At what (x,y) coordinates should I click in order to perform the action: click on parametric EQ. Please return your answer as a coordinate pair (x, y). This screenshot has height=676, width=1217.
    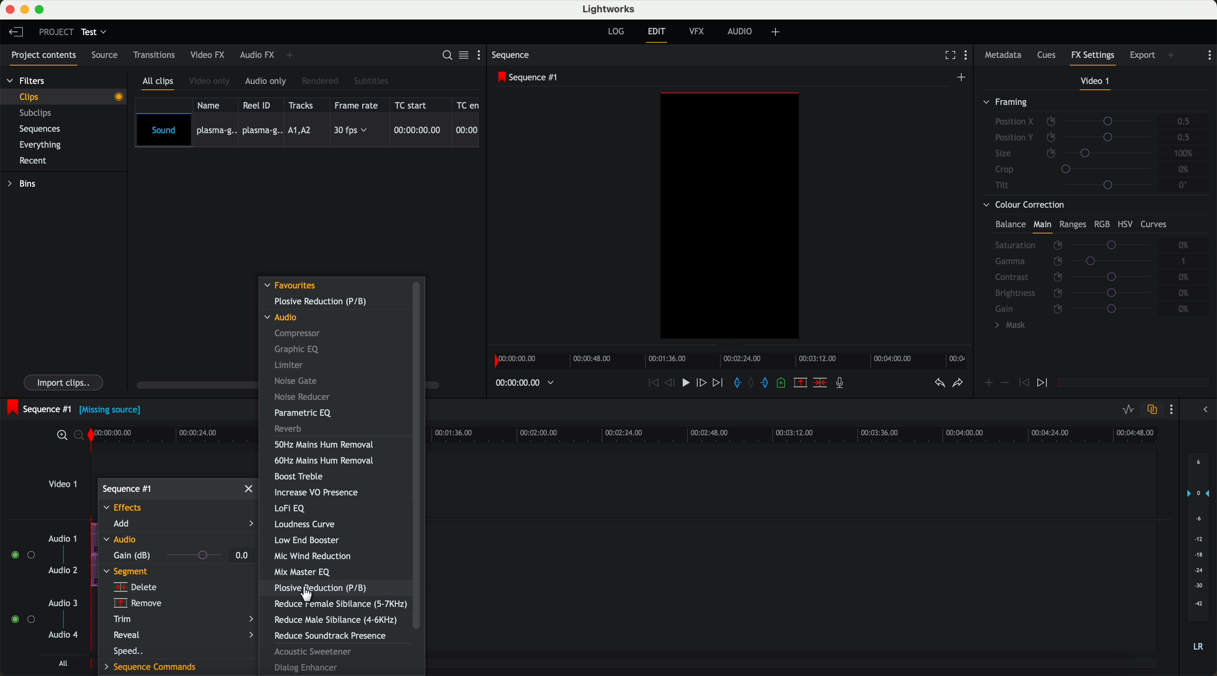
    Looking at the image, I should click on (303, 413).